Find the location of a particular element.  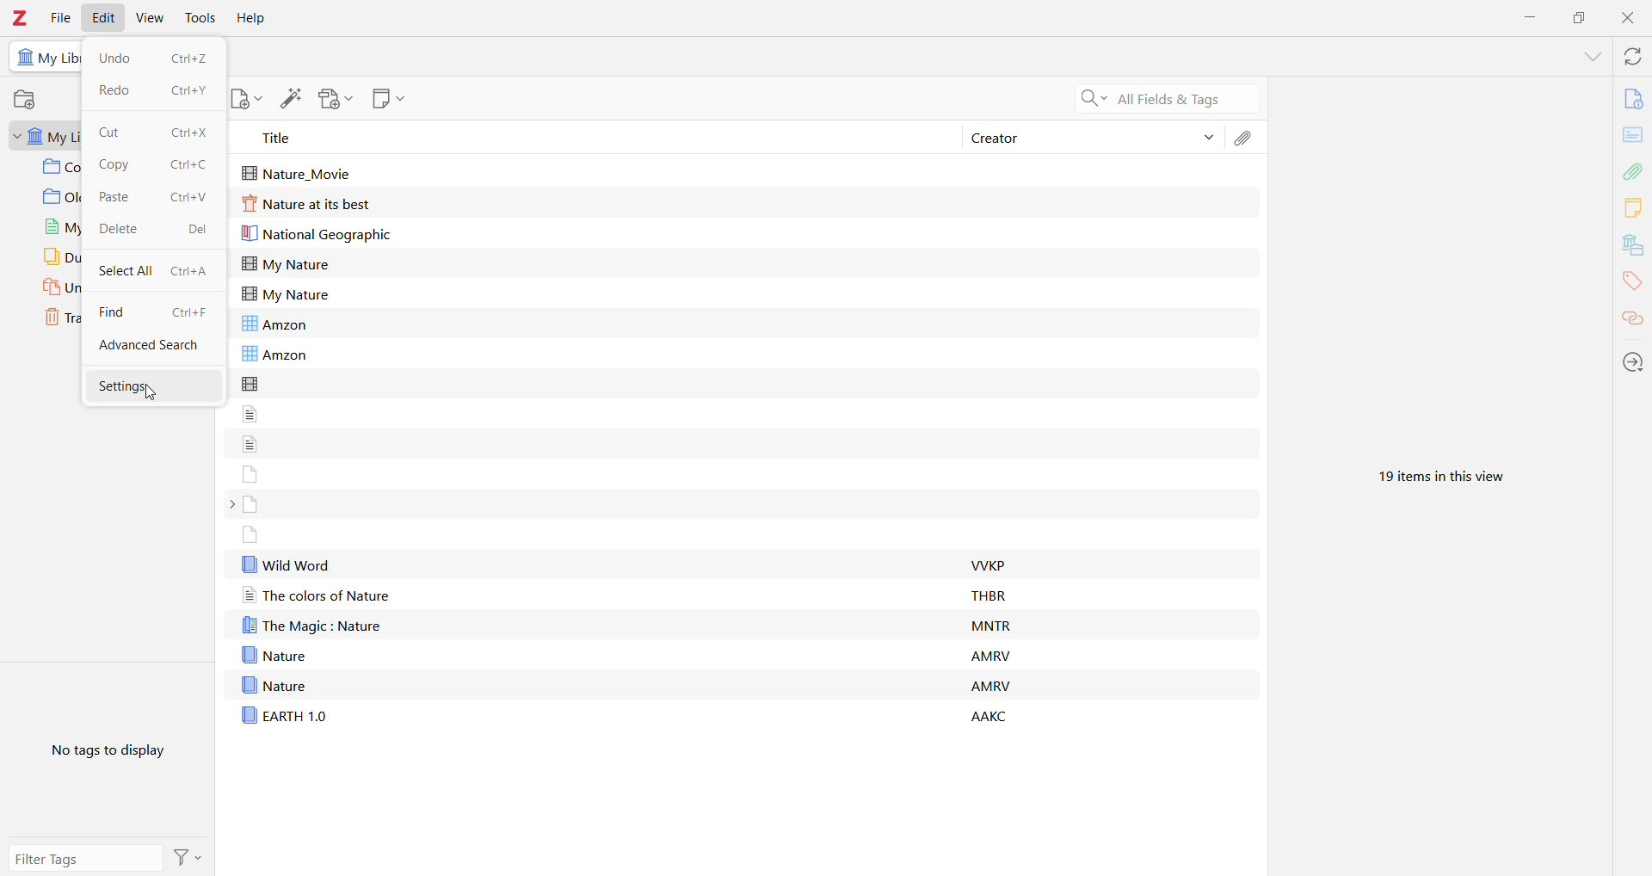

Amzon is located at coordinates (281, 323).